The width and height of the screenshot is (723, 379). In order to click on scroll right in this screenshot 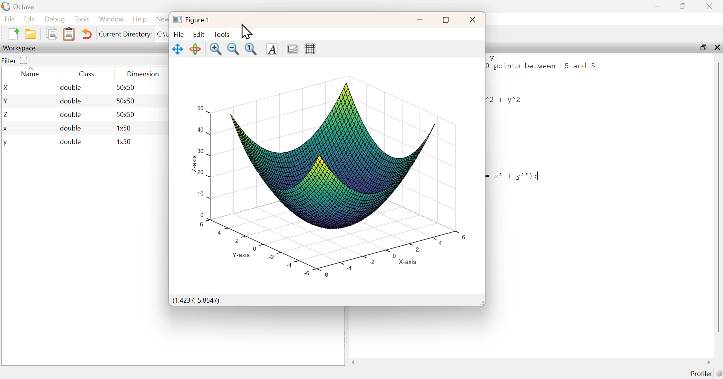, I will do `click(709, 362)`.